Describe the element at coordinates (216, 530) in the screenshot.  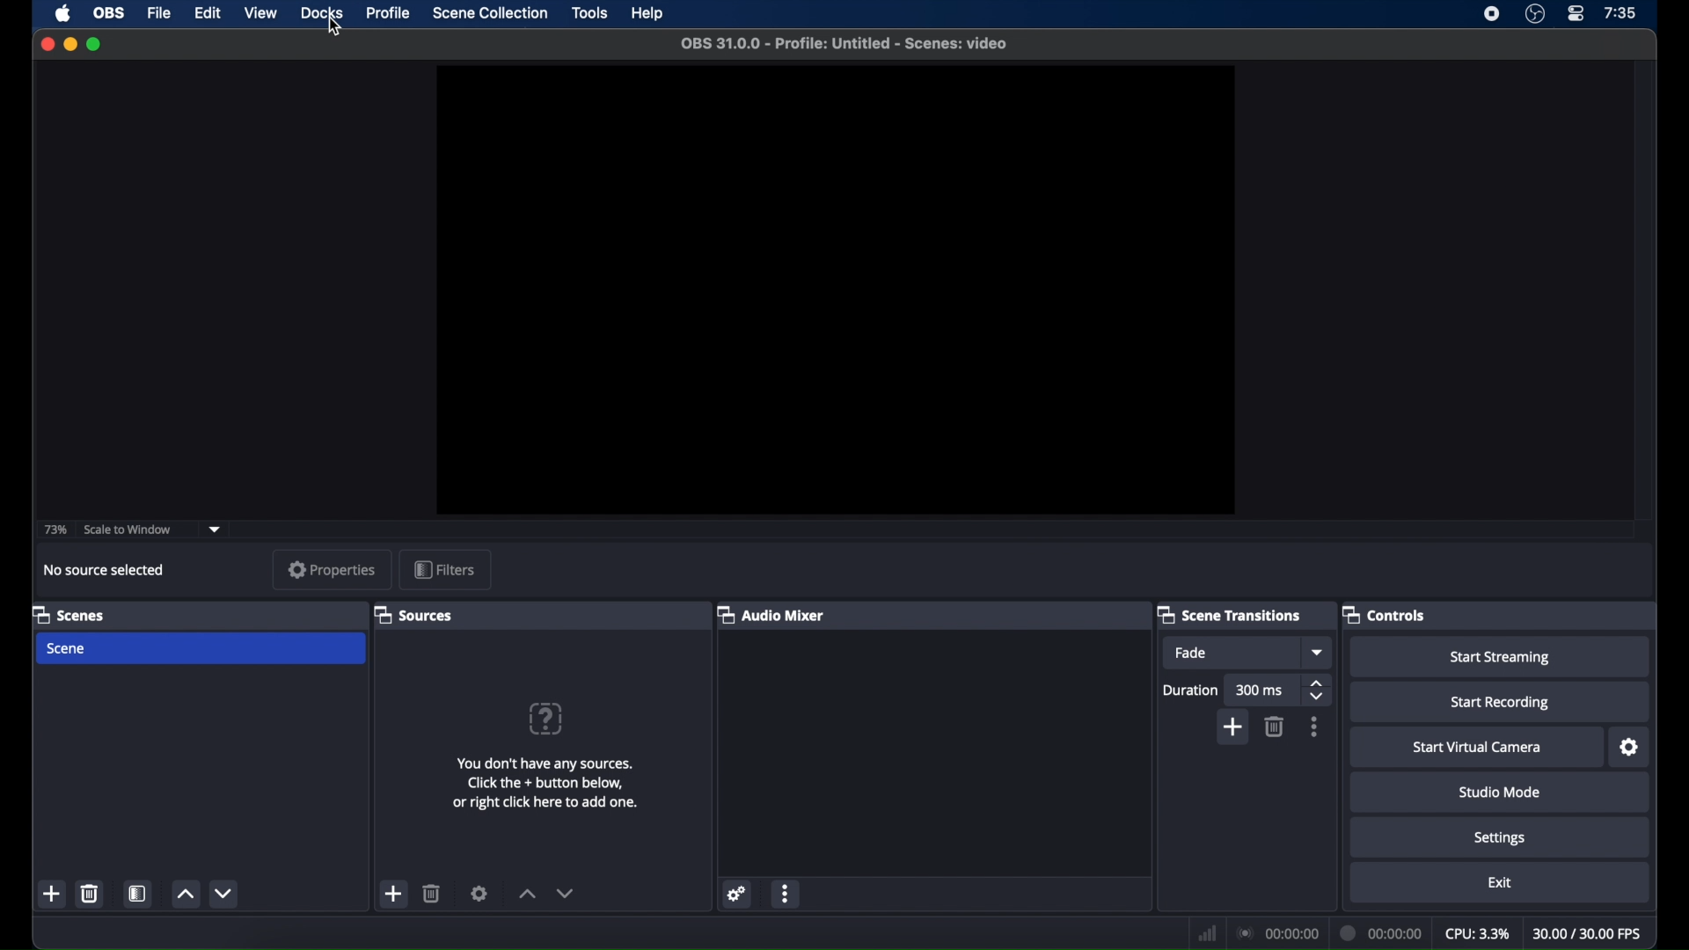
I see `dropdown` at that location.